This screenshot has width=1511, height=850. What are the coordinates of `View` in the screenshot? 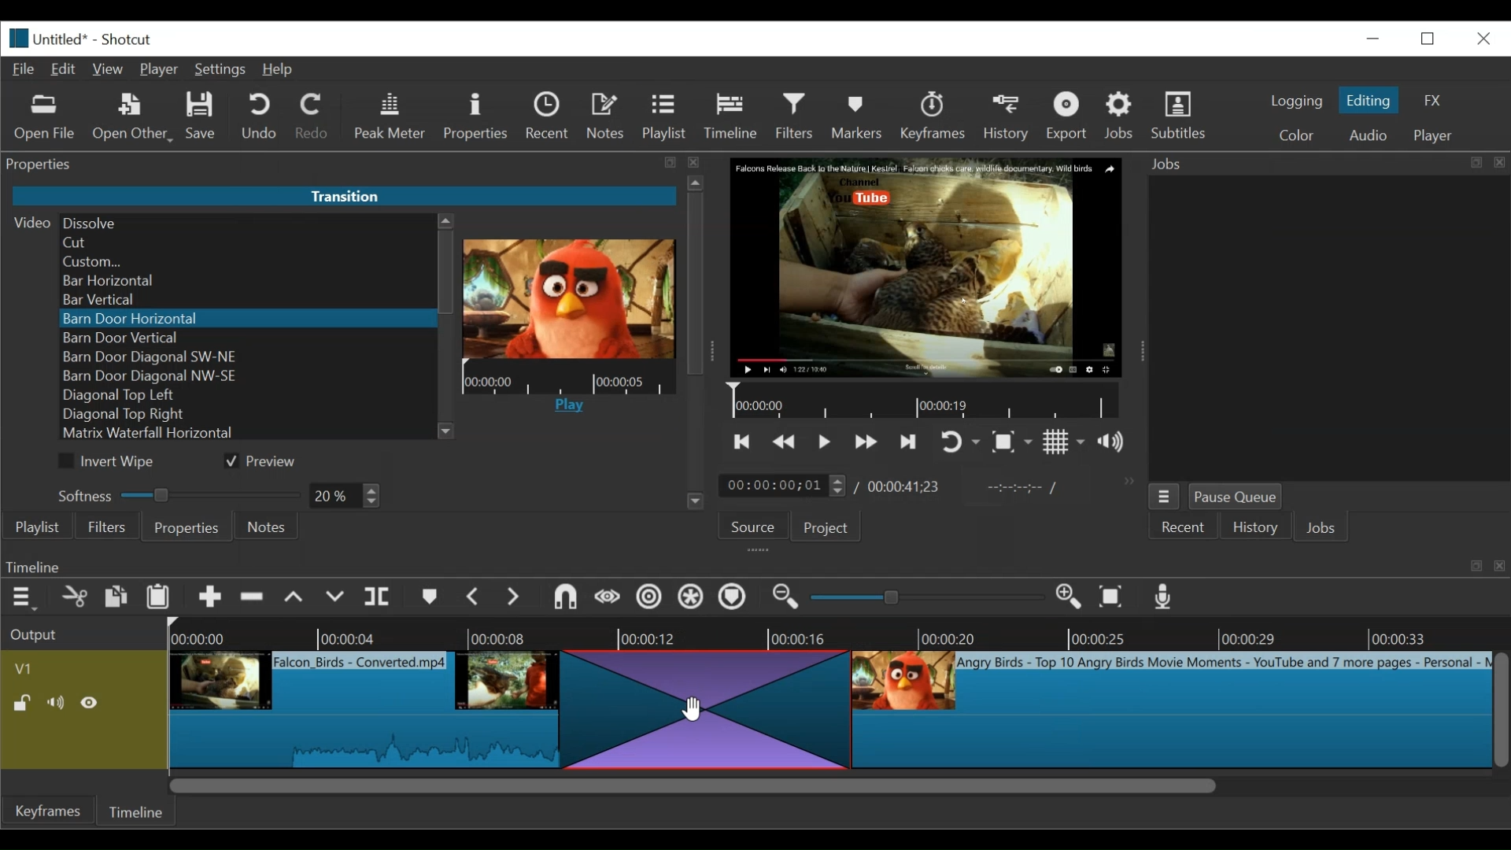 It's located at (109, 68).